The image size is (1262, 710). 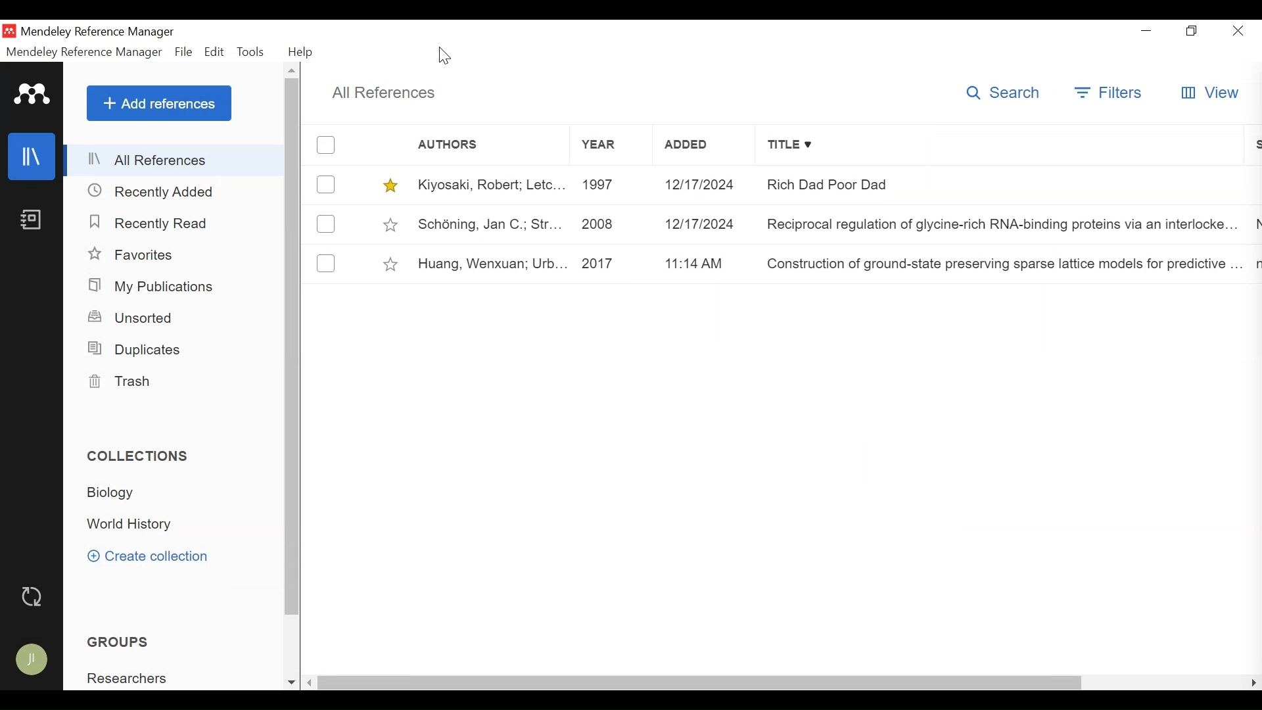 I want to click on File, so click(x=183, y=53).